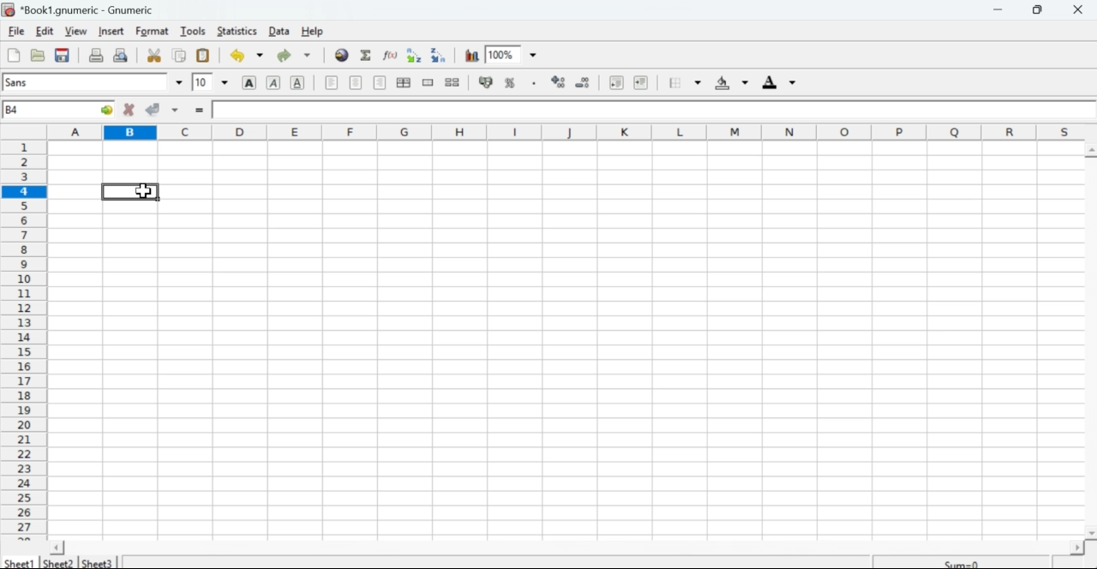 The width and height of the screenshot is (1097, 569). What do you see at coordinates (380, 82) in the screenshot?
I see `Align right` at bounding box center [380, 82].